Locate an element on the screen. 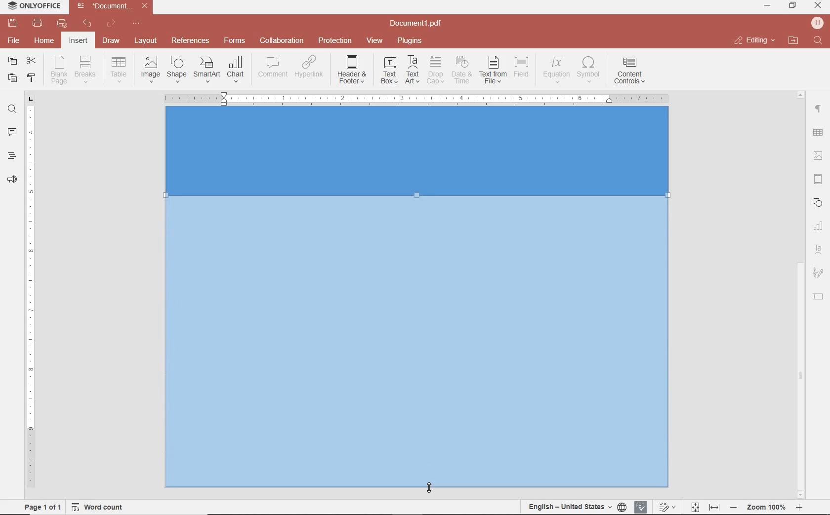 The width and height of the screenshot is (830, 515). TEXT ART is located at coordinates (819, 251).